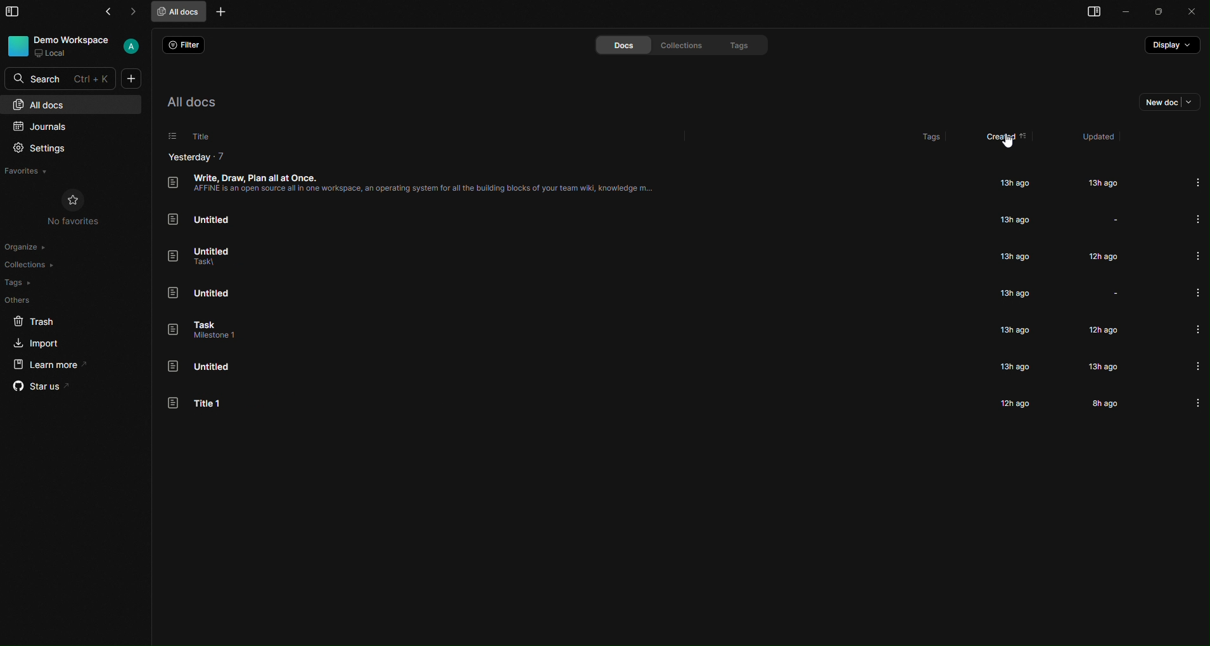  I want to click on minimize, so click(1124, 12).